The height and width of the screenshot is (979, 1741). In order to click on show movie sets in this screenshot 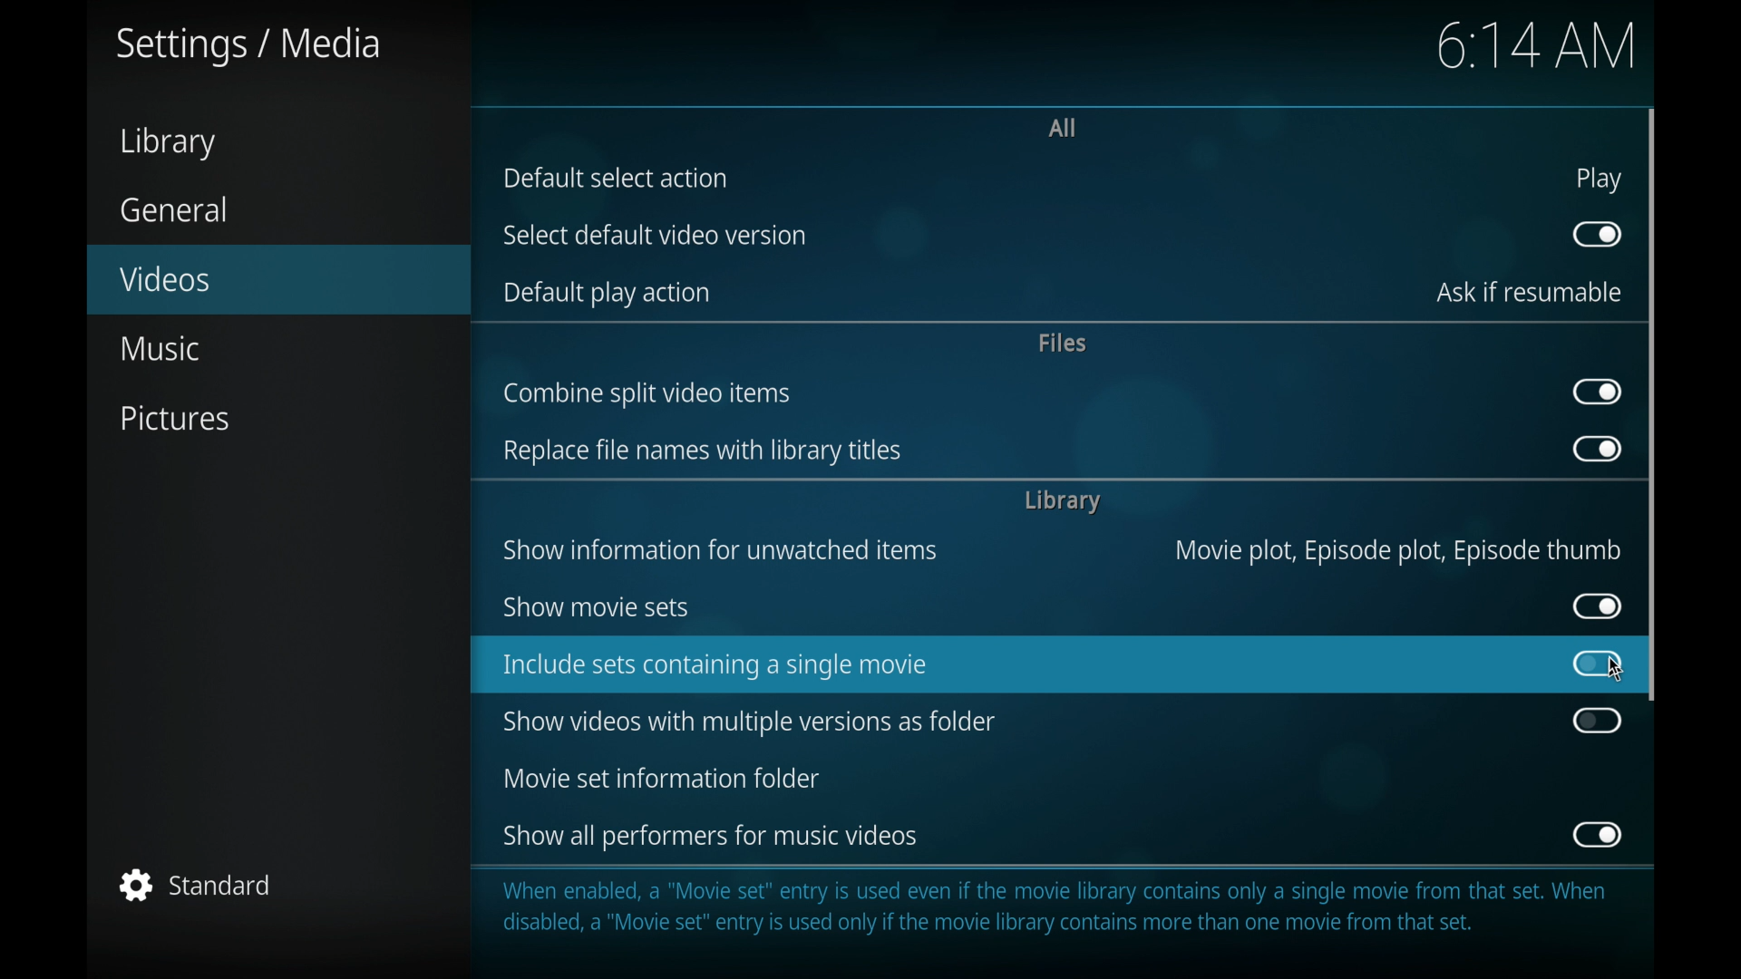, I will do `click(597, 608)`.